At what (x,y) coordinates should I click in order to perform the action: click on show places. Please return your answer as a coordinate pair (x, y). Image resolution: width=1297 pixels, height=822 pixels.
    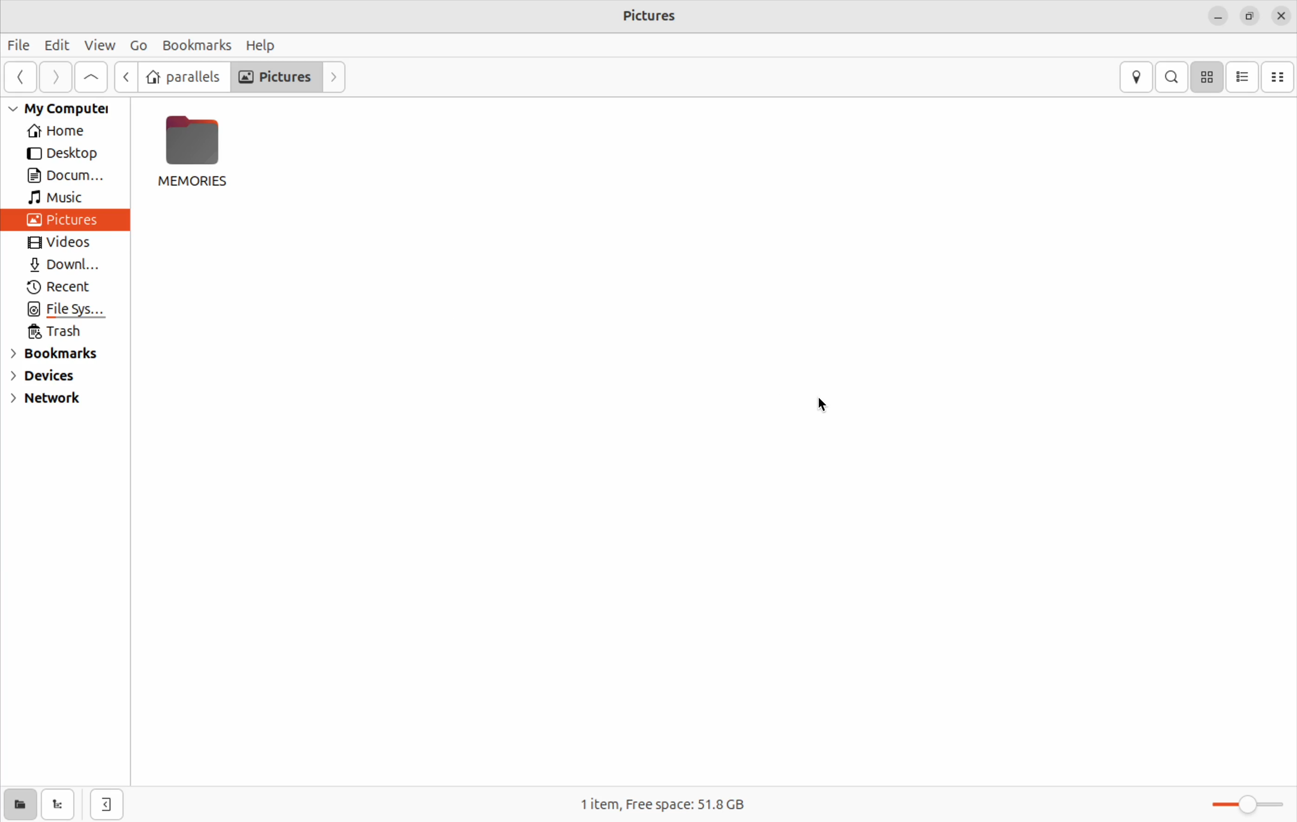
    Looking at the image, I should click on (18, 806).